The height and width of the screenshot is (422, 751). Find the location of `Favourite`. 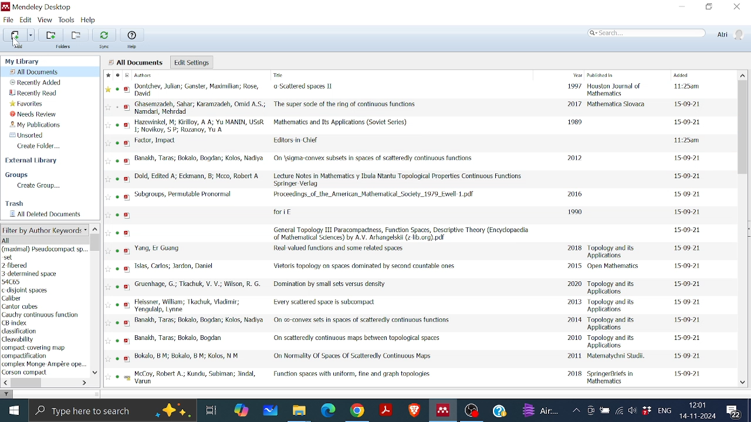

Favourite is located at coordinates (108, 233).